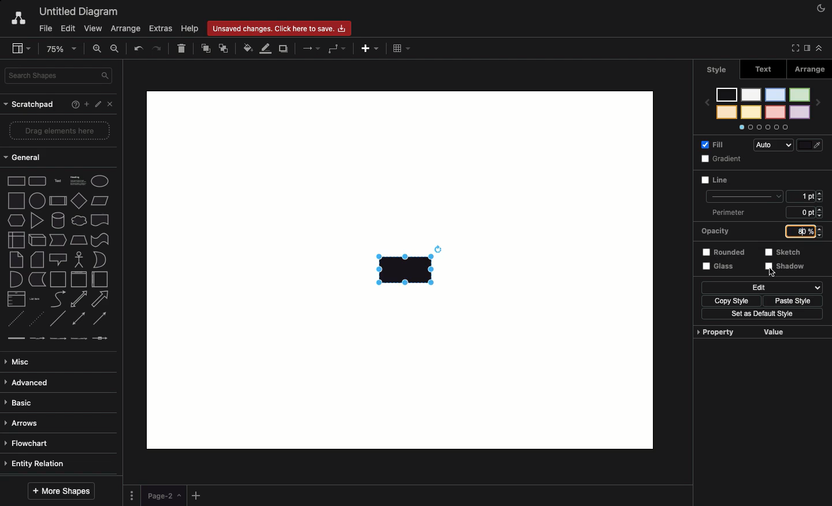 Image resolution: width=832 pixels, height=506 pixels. What do you see at coordinates (184, 50) in the screenshot?
I see `Delete` at bounding box center [184, 50].